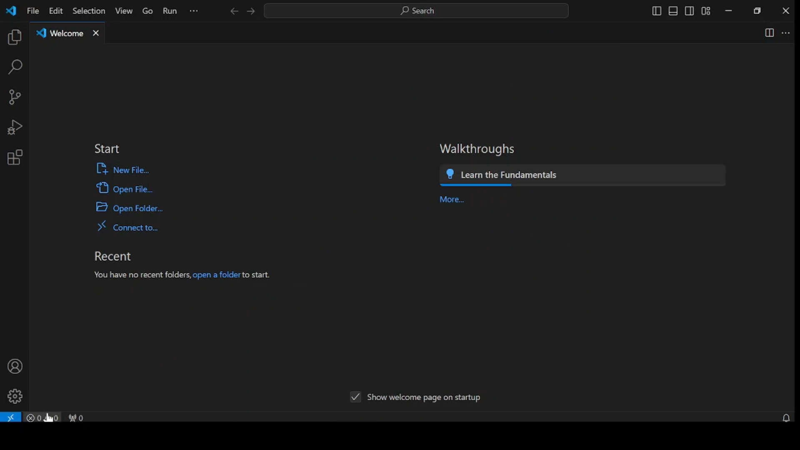 Image resolution: width=800 pixels, height=450 pixels. I want to click on extensions, so click(14, 157).